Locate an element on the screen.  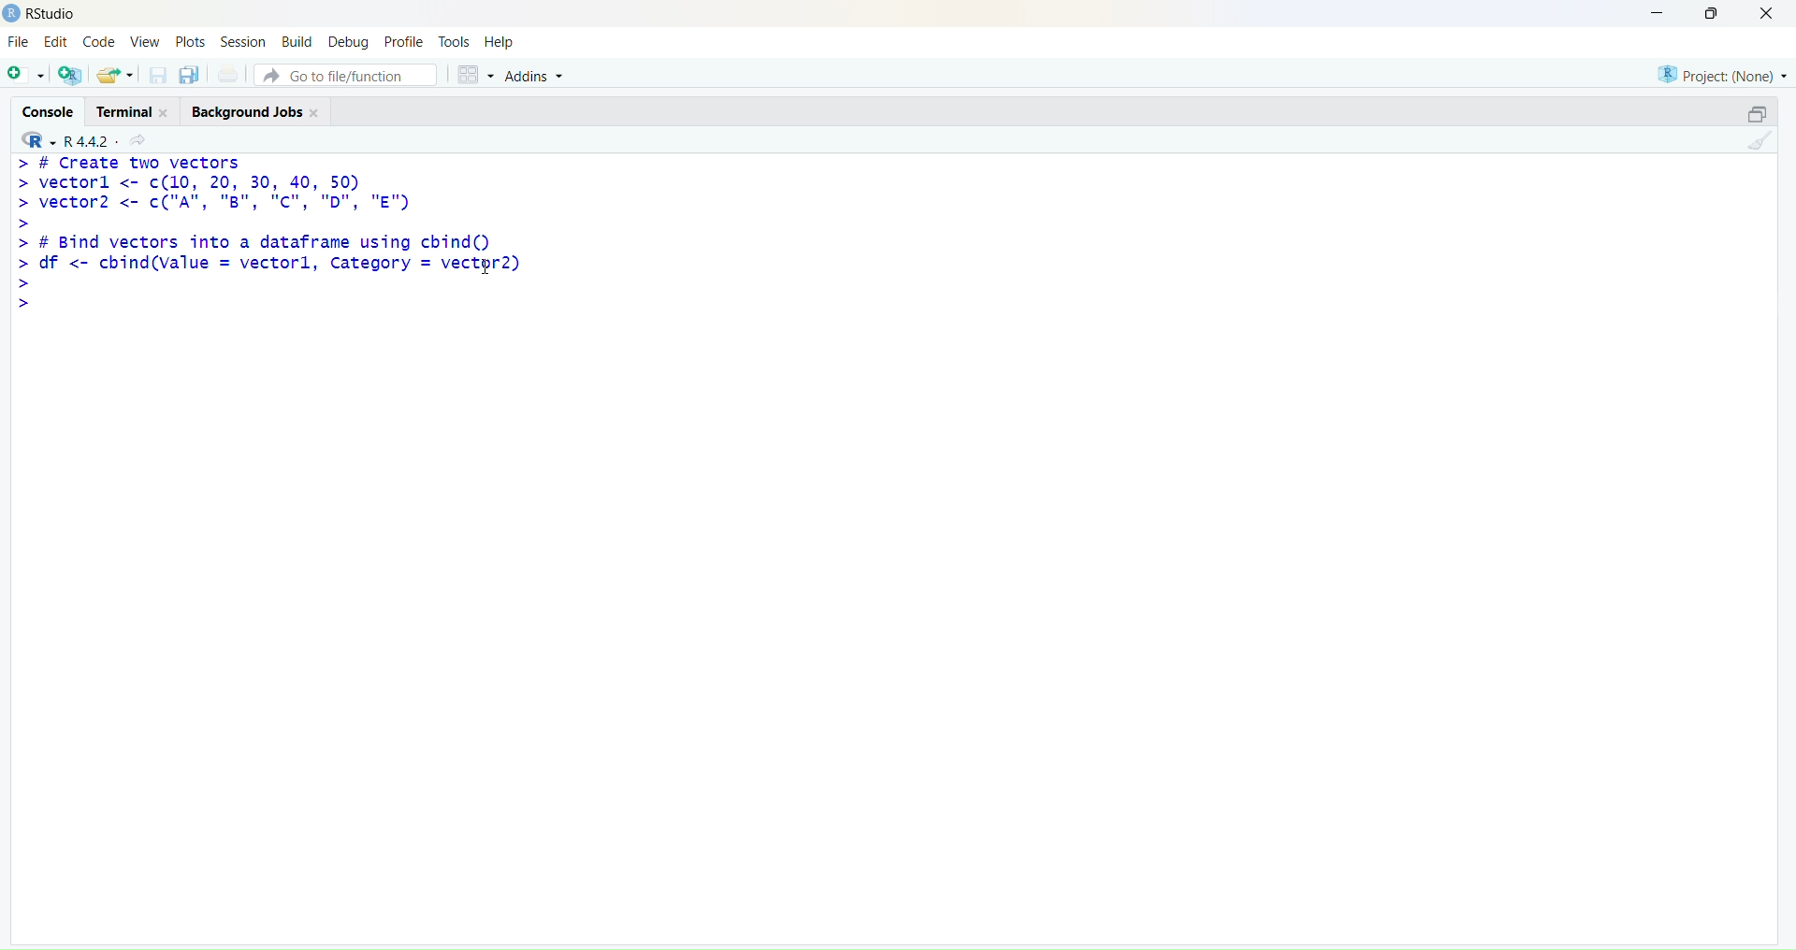
Session is located at coordinates (241, 40).